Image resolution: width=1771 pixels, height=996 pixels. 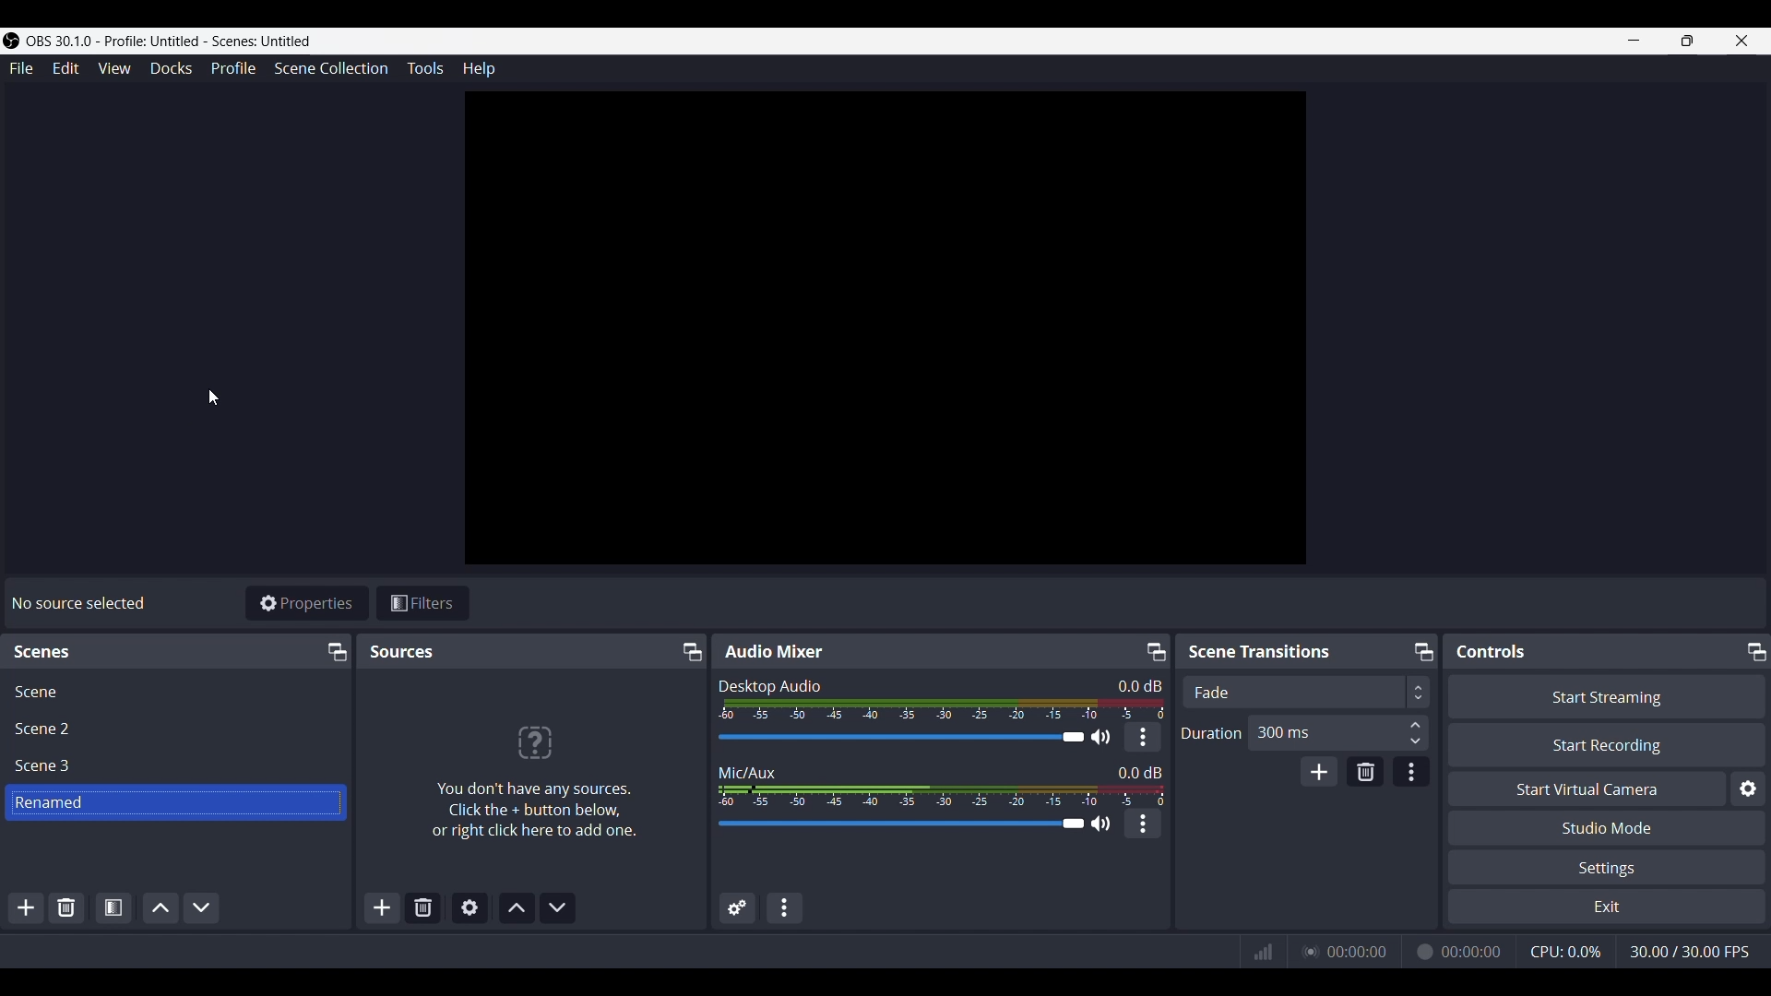 What do you see at coordinates (202, 907) in the screenshot?
I see `Move scene down` at bounding box center [202, 907].